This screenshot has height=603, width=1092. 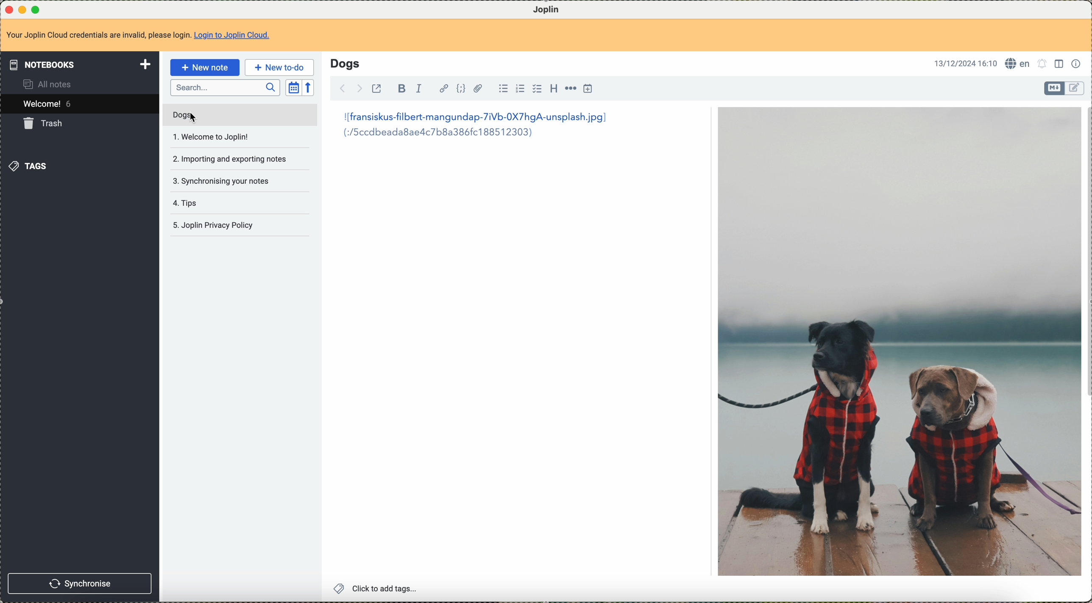 What do you see at coordinates (36, 8) in the screenshot?
I see `maximize` at bounding box center [36, 8].